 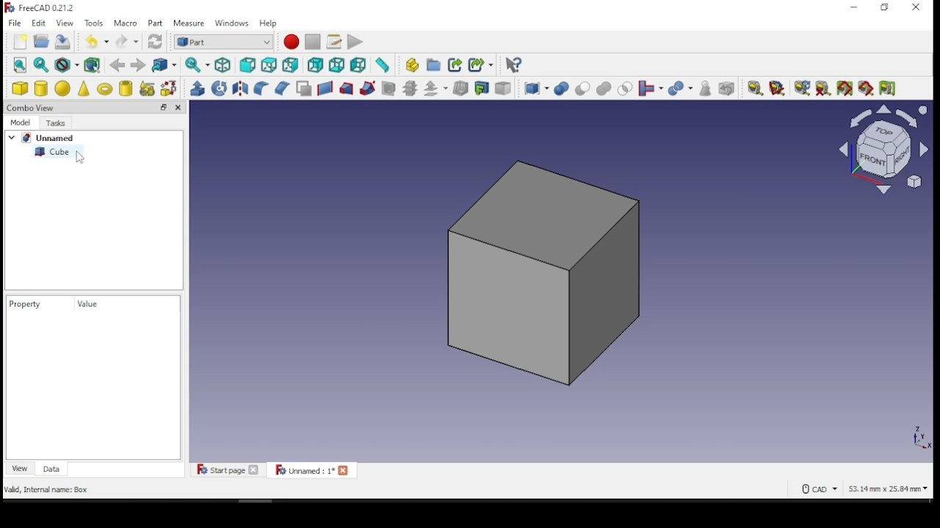 I want to click on switch between workbenches, so click(x=224, y=43).